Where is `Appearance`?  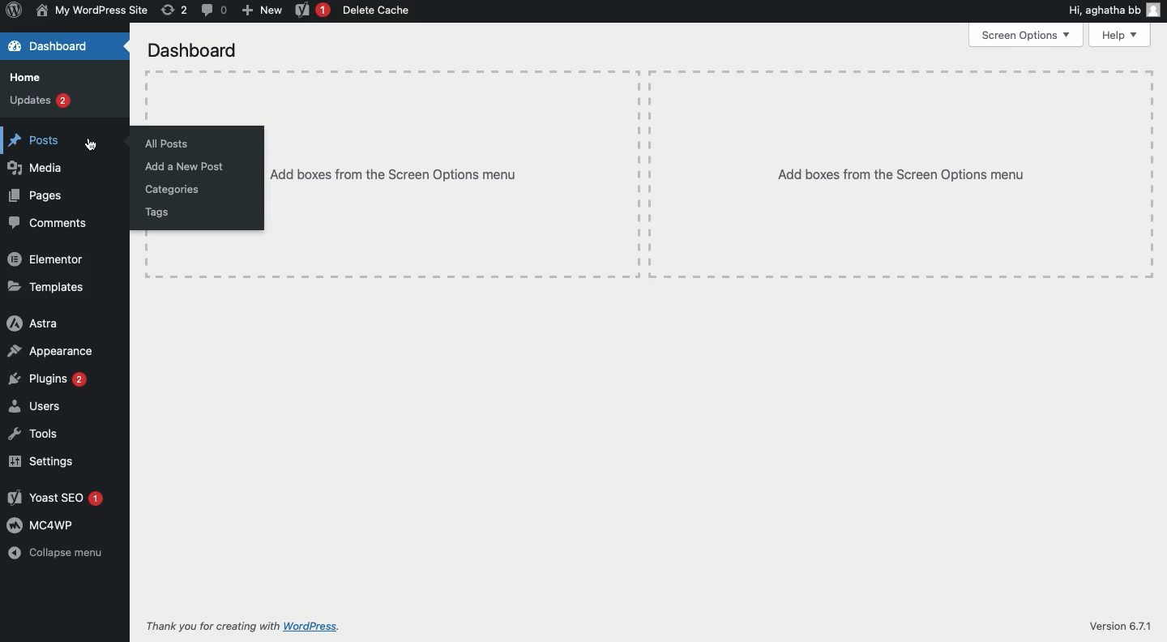 Appearance is located at coordinates (53, 349).